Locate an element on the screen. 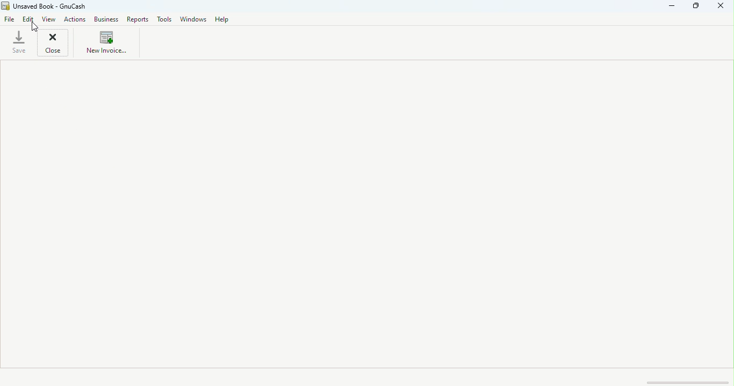 The image size is (734, 386). Tools is located at coordinates (164, 19).